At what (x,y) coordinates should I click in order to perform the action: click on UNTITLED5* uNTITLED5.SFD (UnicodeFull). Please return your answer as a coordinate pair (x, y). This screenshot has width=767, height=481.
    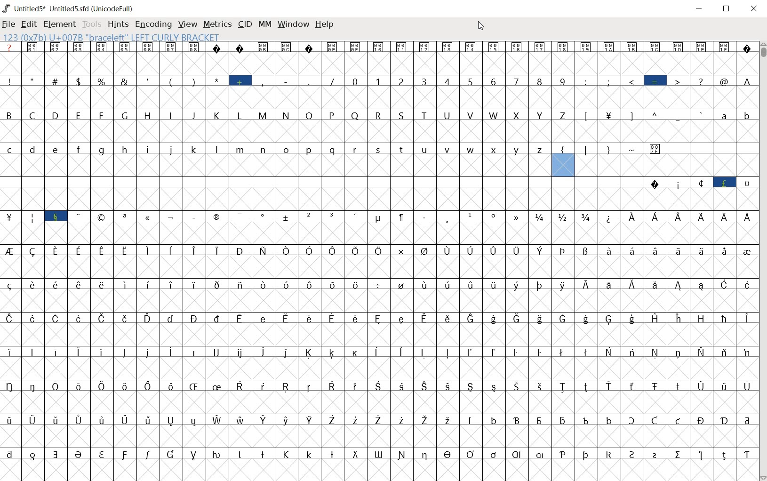
    Looking at the image, I should click on (69, 9).